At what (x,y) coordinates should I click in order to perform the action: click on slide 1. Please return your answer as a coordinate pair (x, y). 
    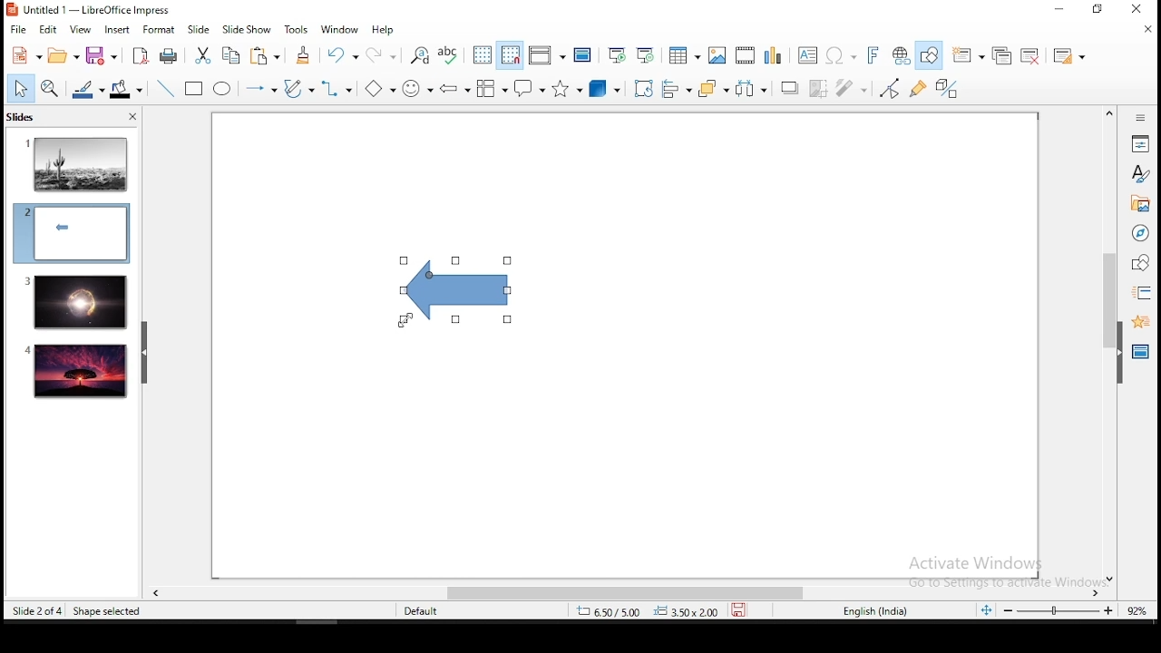
    Looking at the image, I should click on (77, 163).